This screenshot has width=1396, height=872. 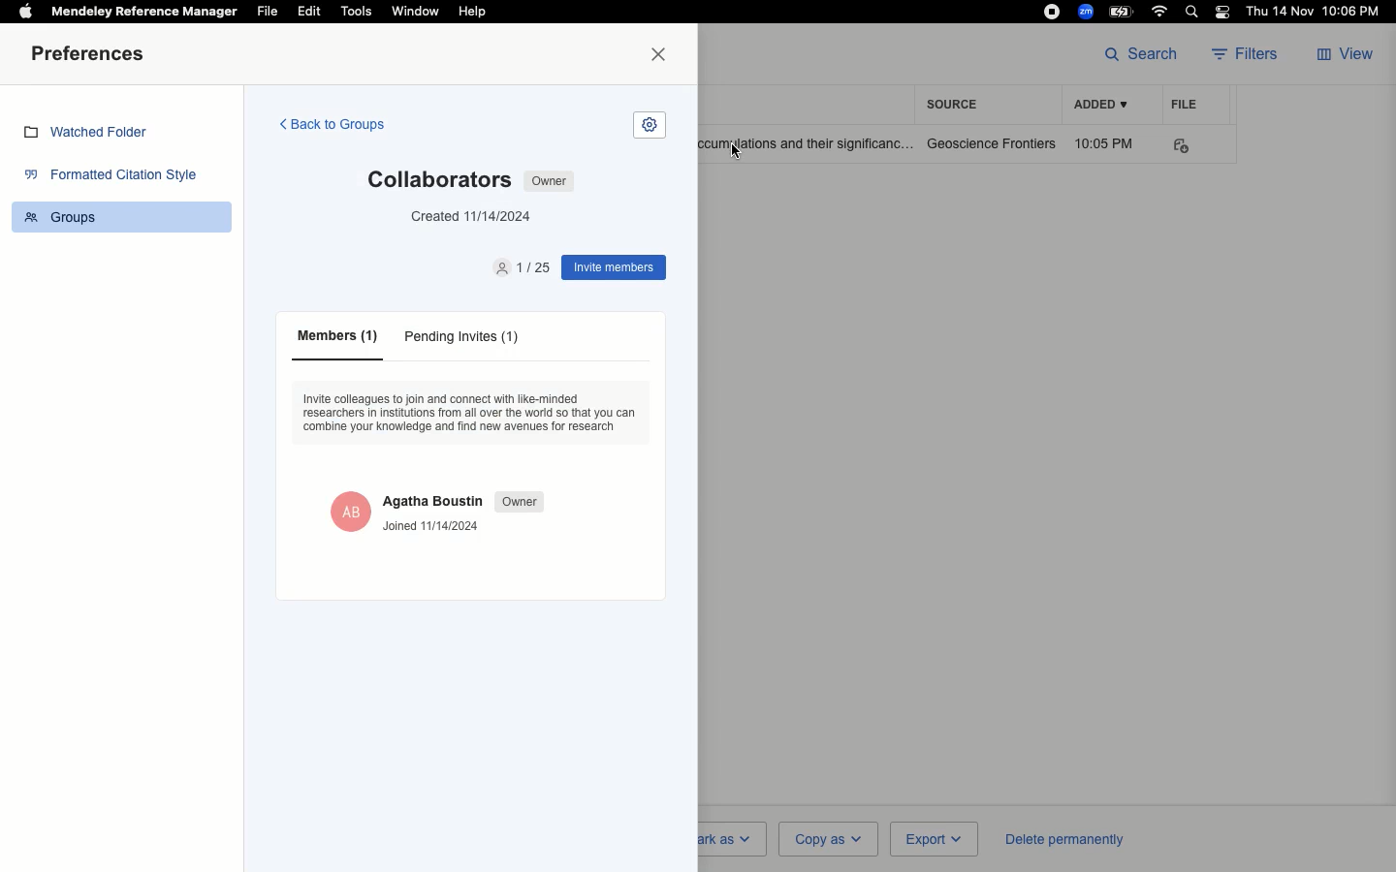 I want to click on Delete permanently, so click(x=1061, y=838).